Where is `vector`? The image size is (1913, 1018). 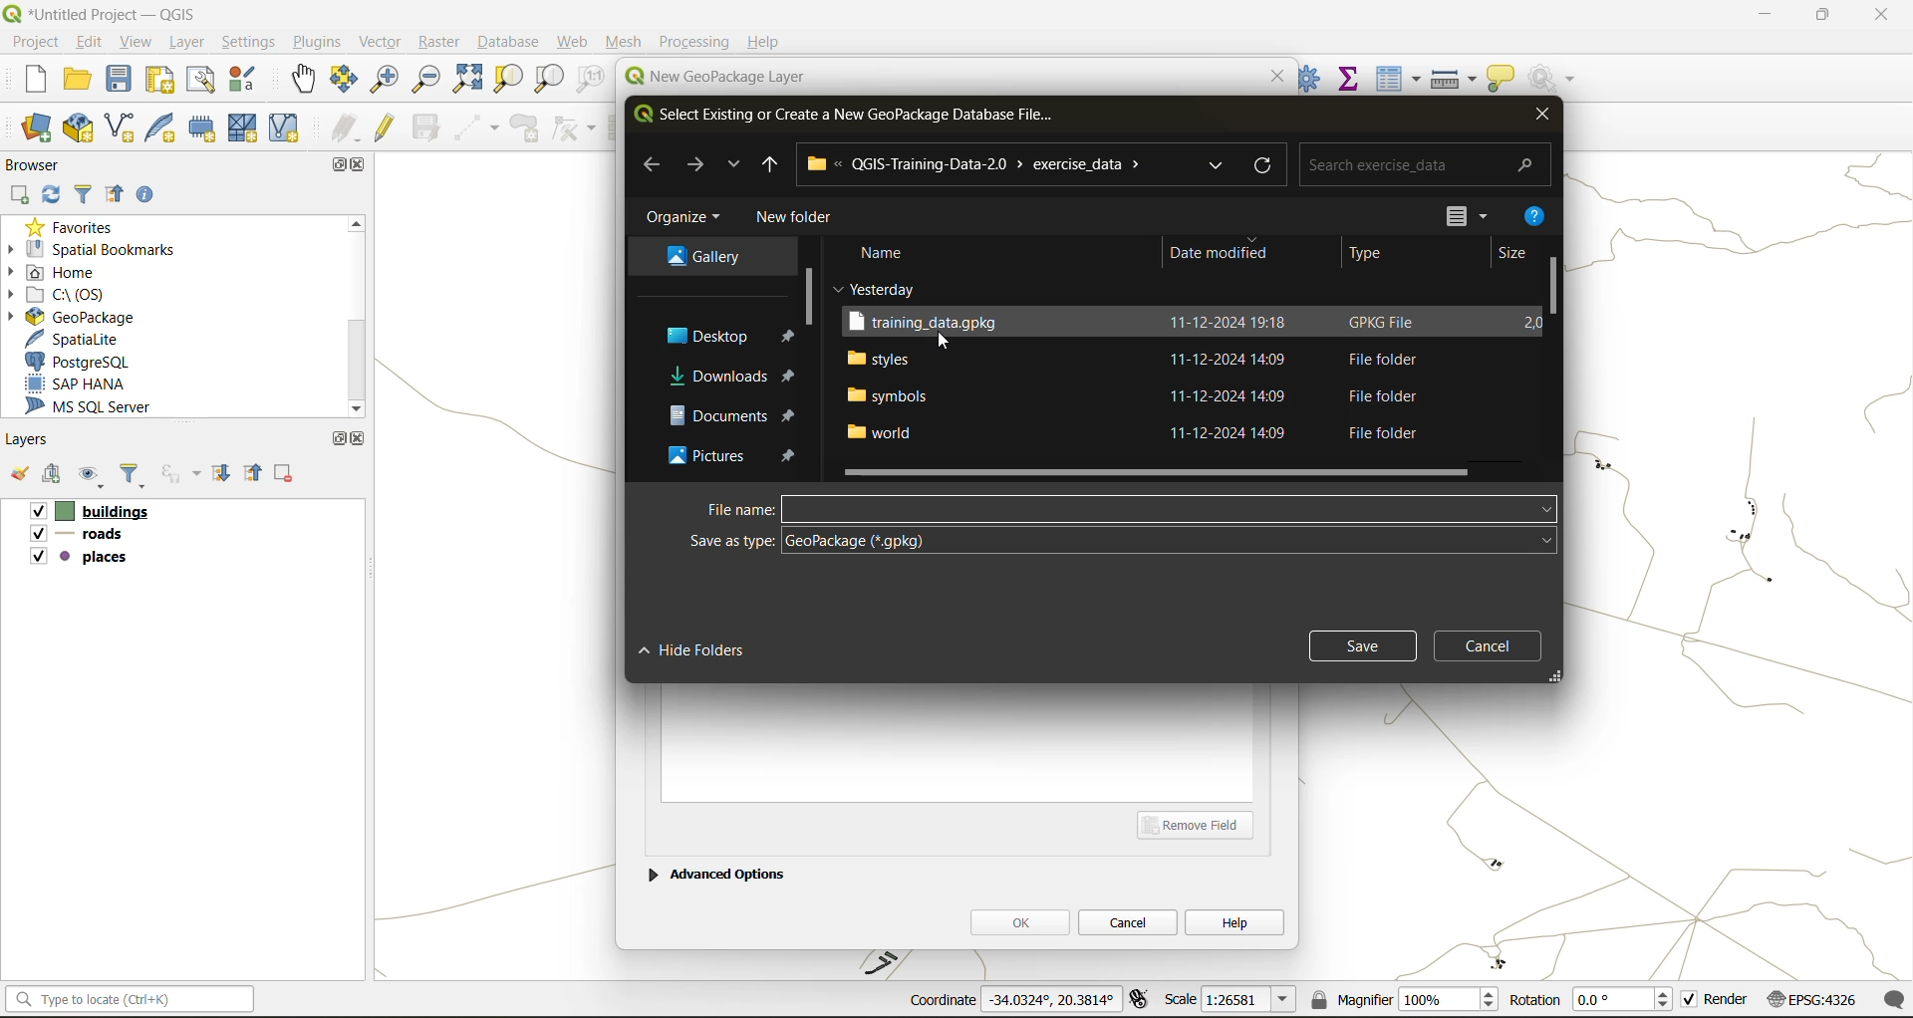
vector is located at coordinates (380, 42).